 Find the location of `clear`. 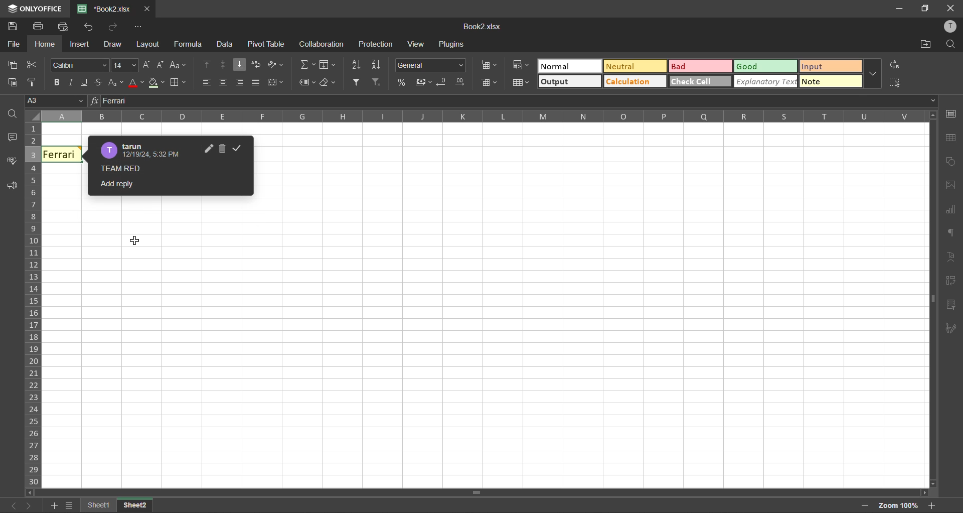

clear is located at coordinates (329, 82).